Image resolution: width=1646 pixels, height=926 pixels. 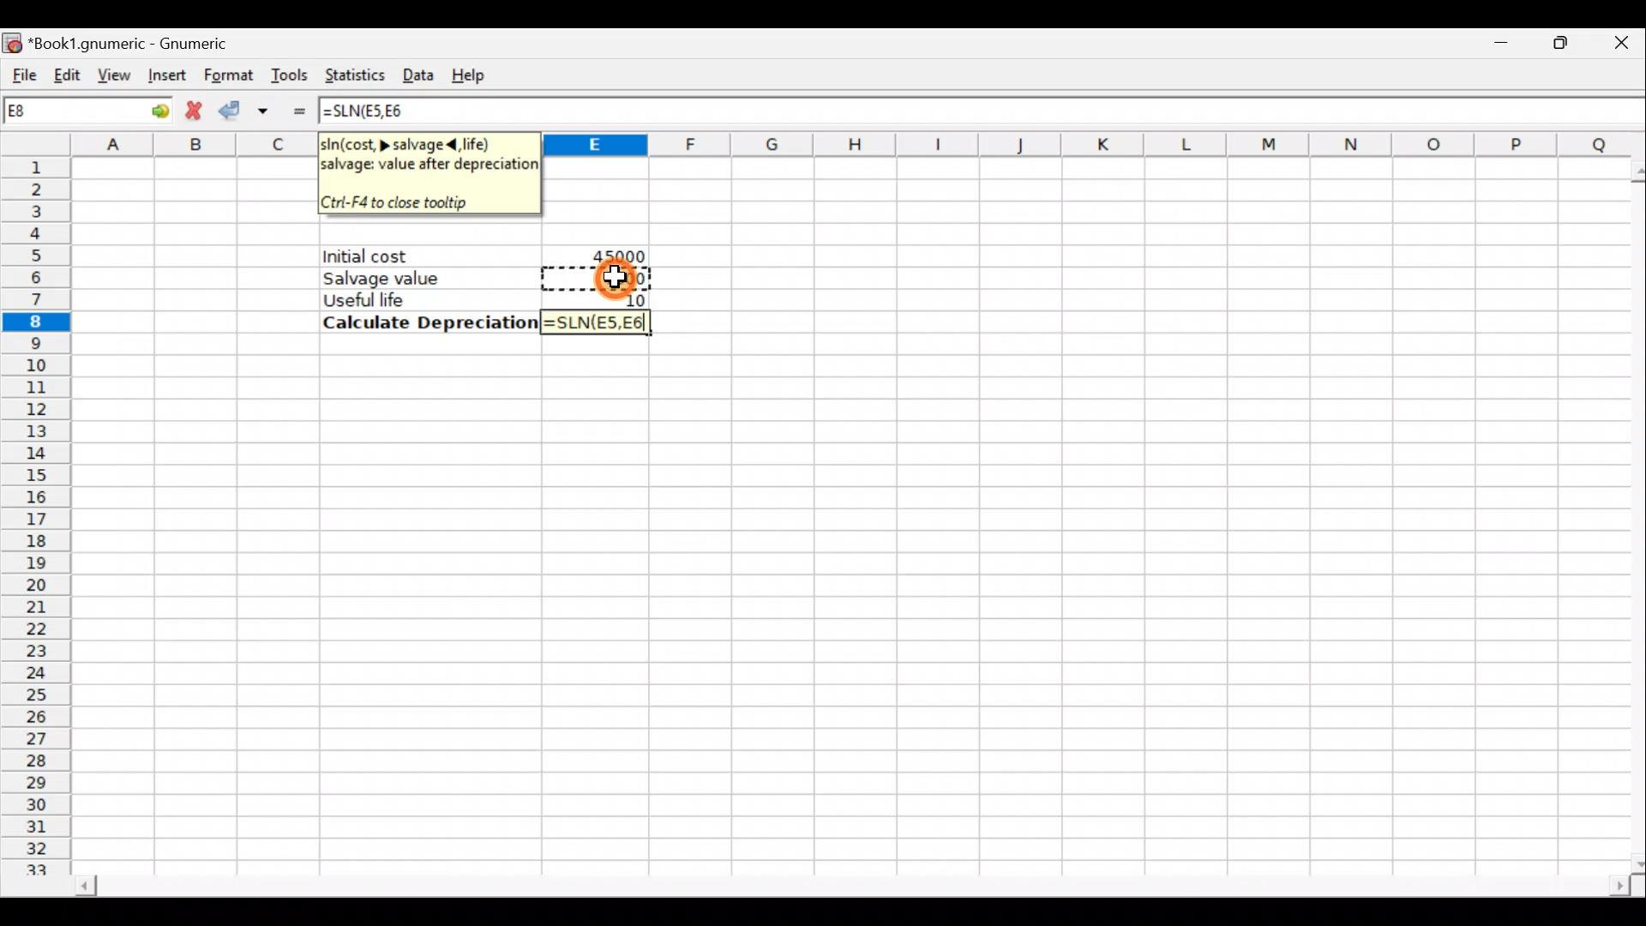 What do you see at coordinates (248, 108) in the screenshot?
I see `Accept change` at bounding box center [248, 108].